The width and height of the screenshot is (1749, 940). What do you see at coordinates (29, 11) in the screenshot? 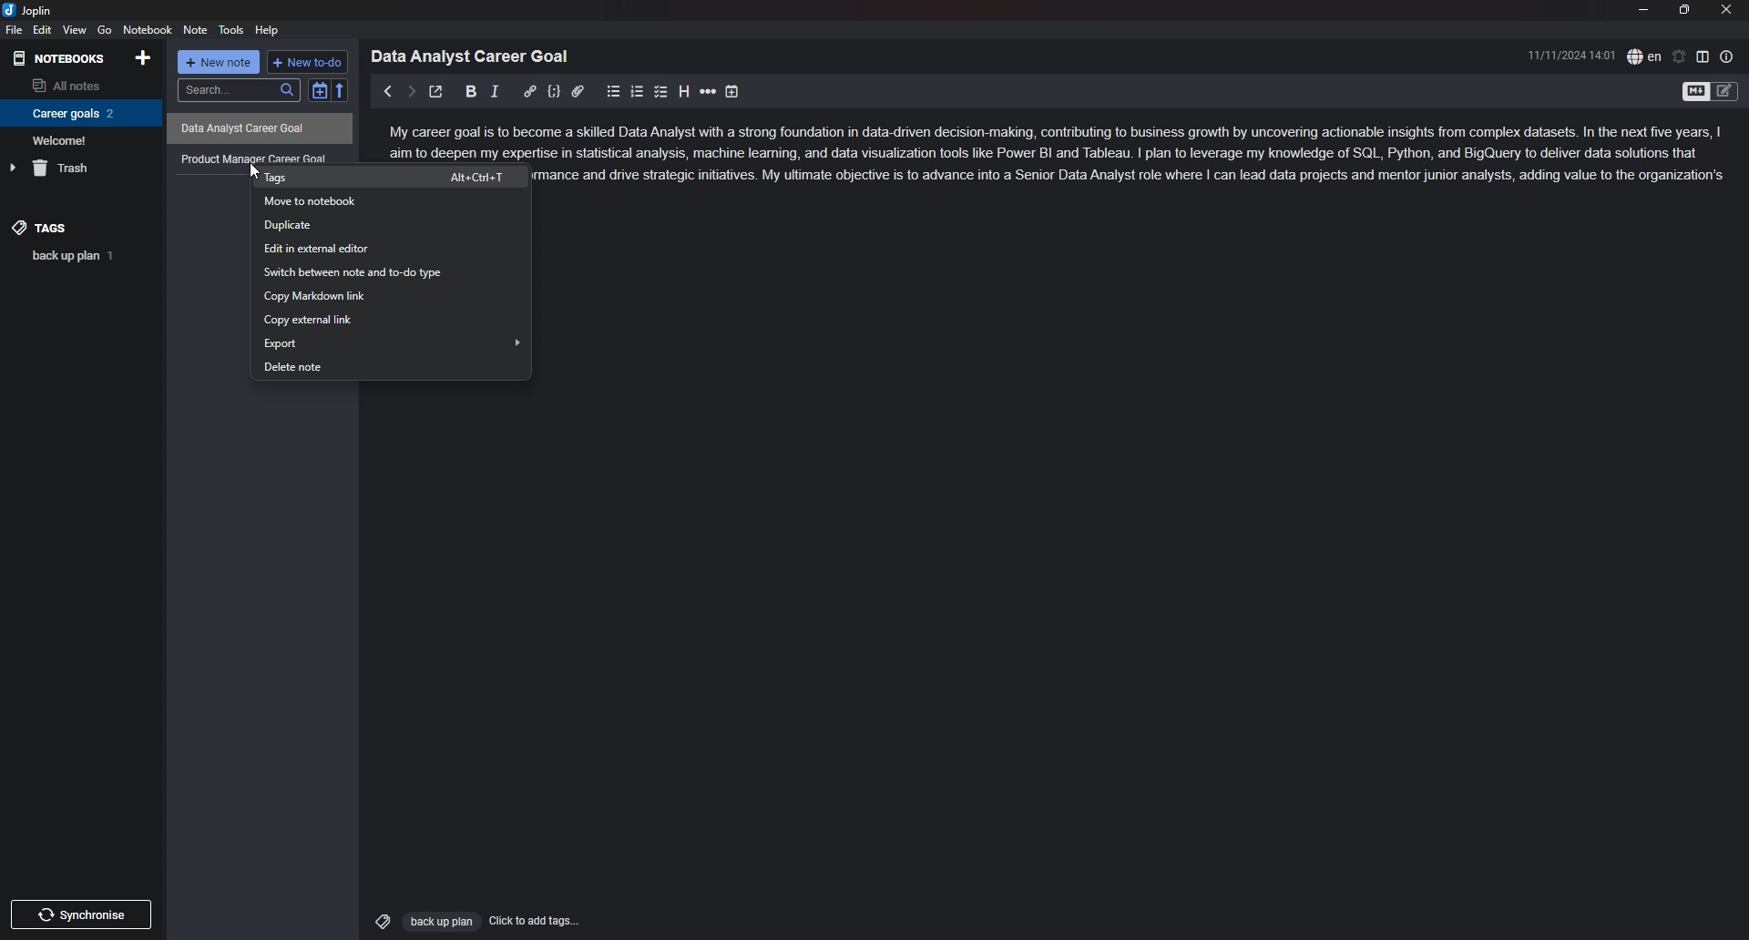
I see `joplin` at bounding box center [29, 11].